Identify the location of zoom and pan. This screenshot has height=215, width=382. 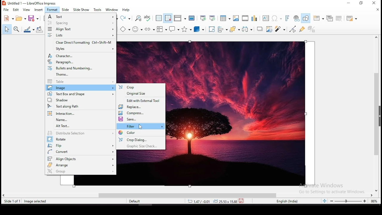
(16, 29).